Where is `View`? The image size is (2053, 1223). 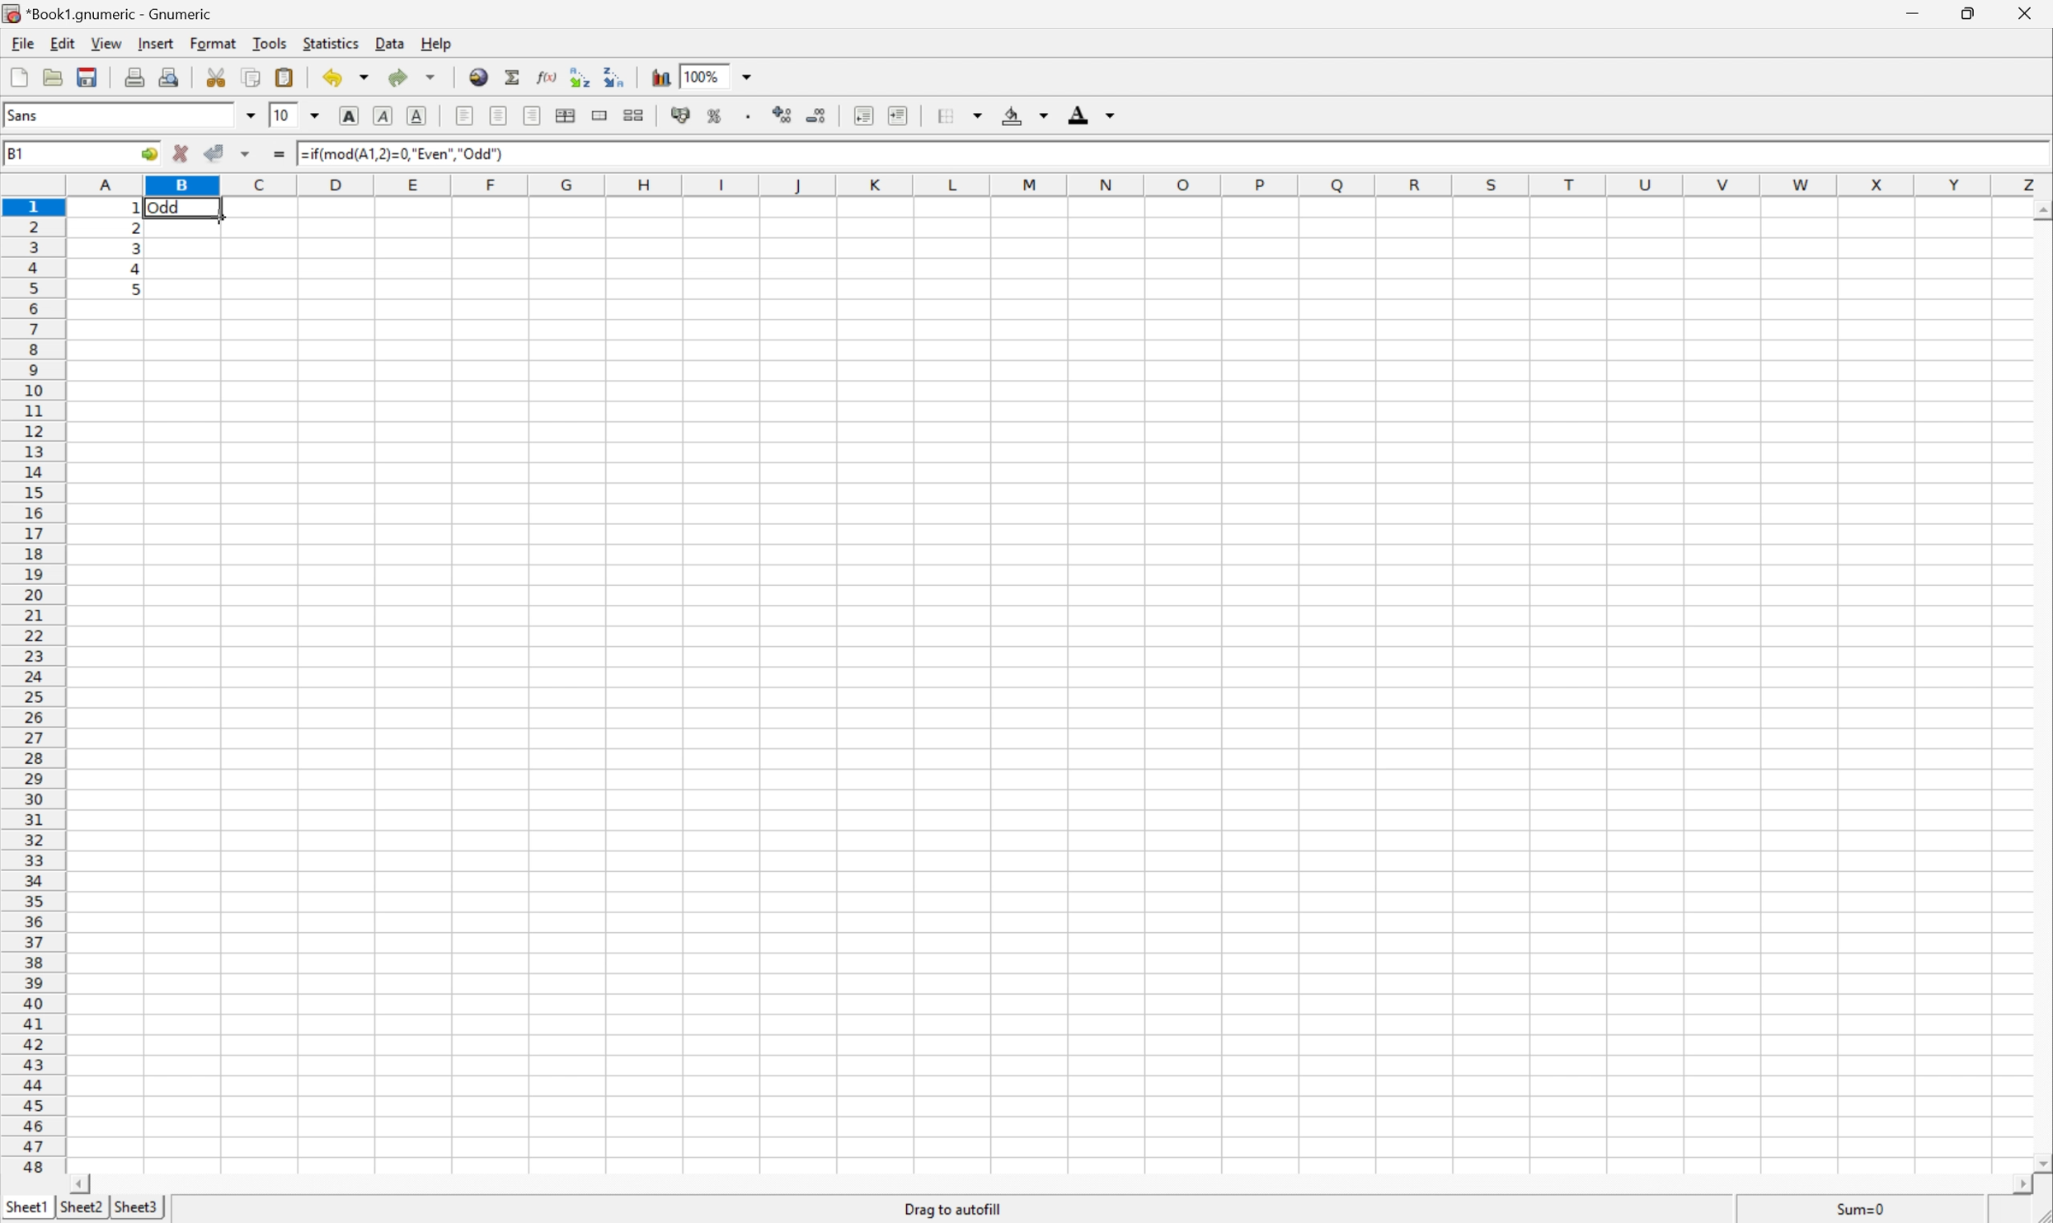 View is located at coordinates (106, 43).